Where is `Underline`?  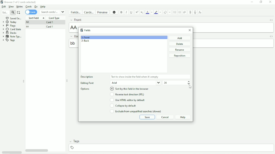 Underline is located at coordinates (131, 13).